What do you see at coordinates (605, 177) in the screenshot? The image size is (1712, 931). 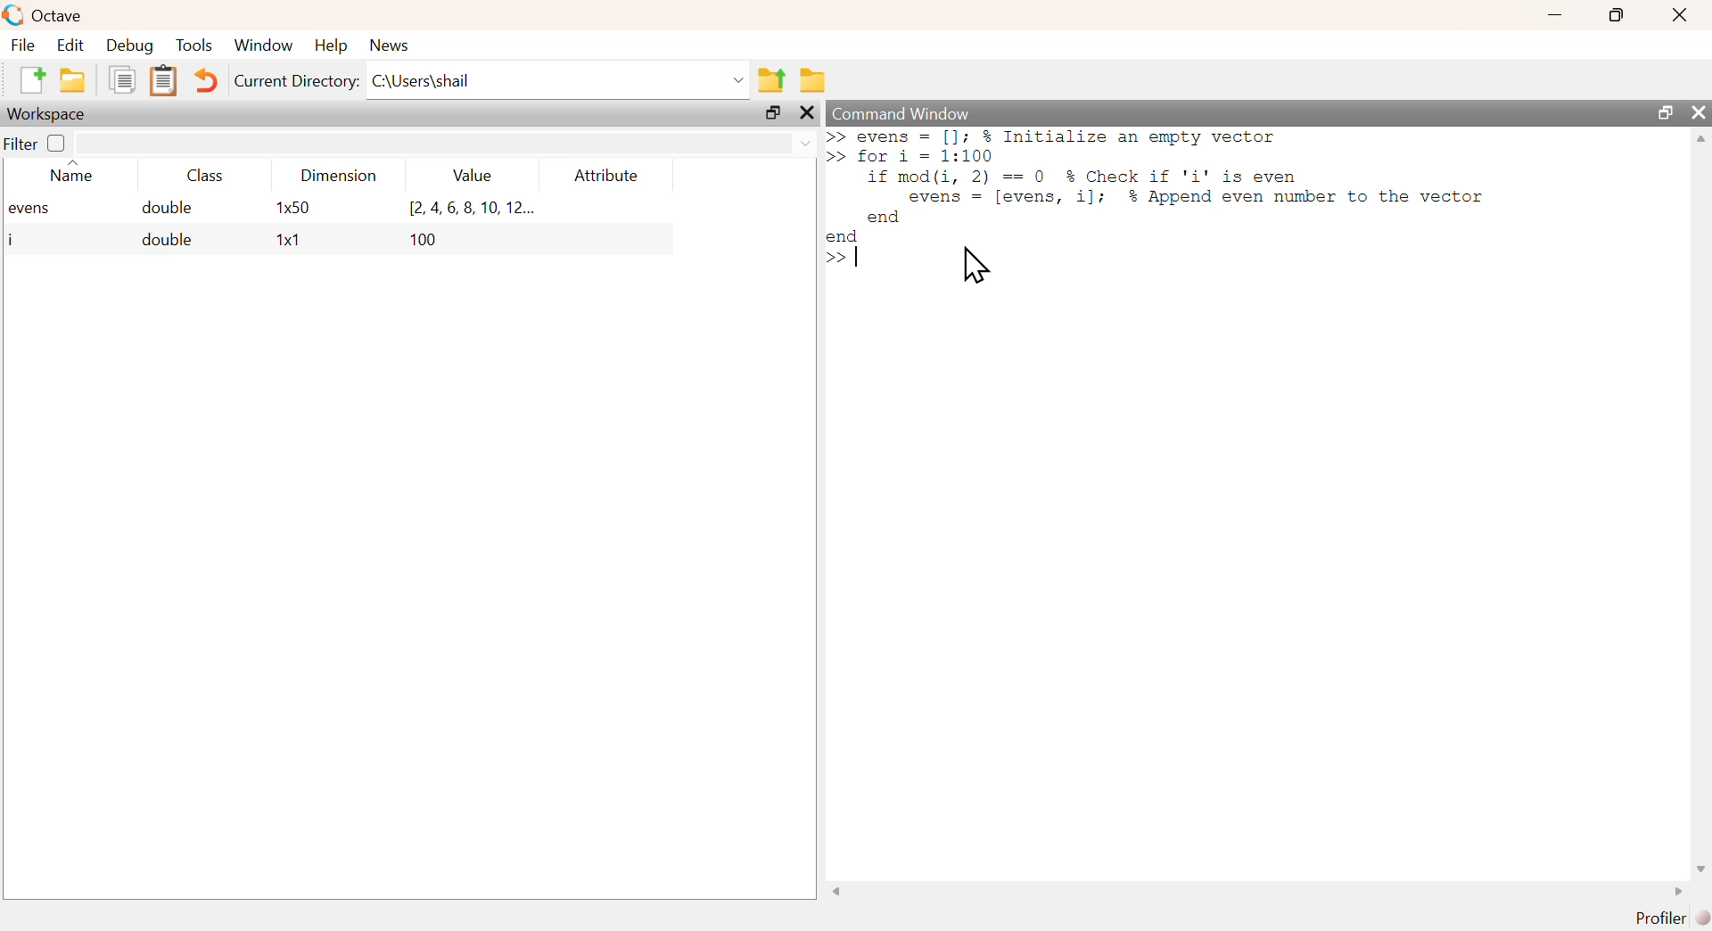 I see `attribute` at bounding box center [605, 177].